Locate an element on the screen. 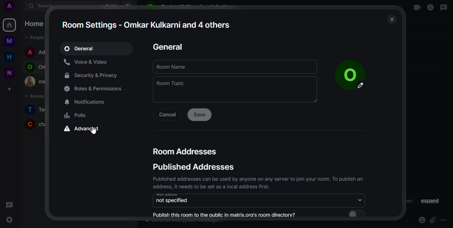  polls is located at coordinates (77, 115).